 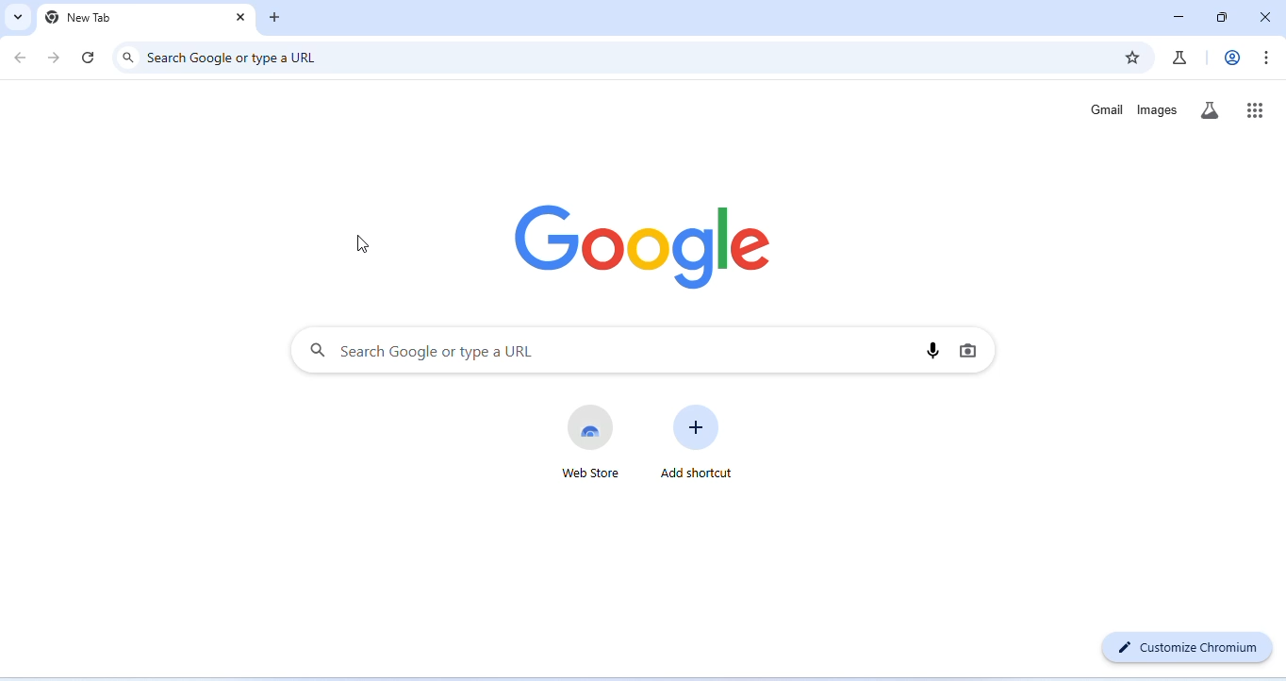 I want to click on add book marks, so click(x=1131, y=57).